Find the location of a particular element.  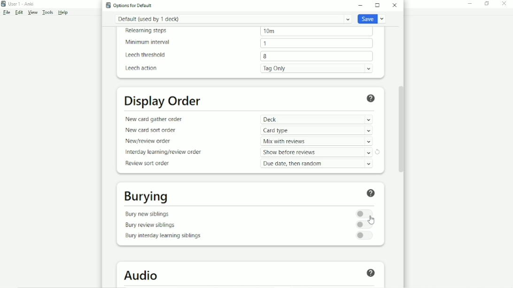

Default (used by 1 deck) is located at coordinates (233, 19).